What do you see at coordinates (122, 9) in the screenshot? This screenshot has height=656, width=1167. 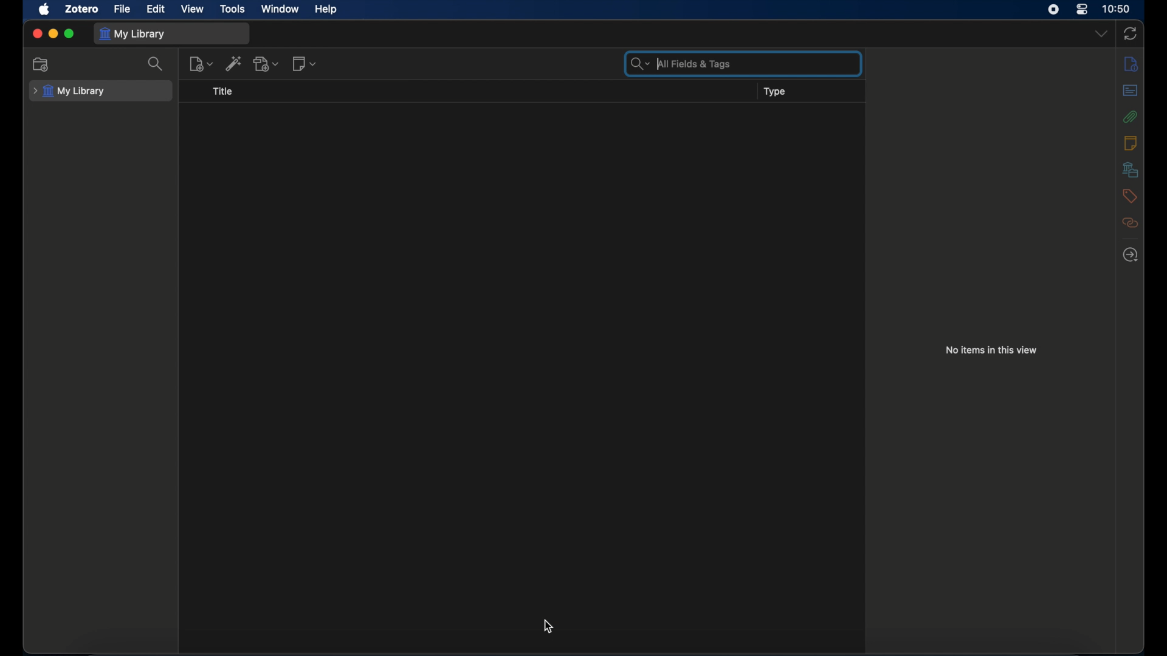 I see `file` at bounding box center [122, 9].